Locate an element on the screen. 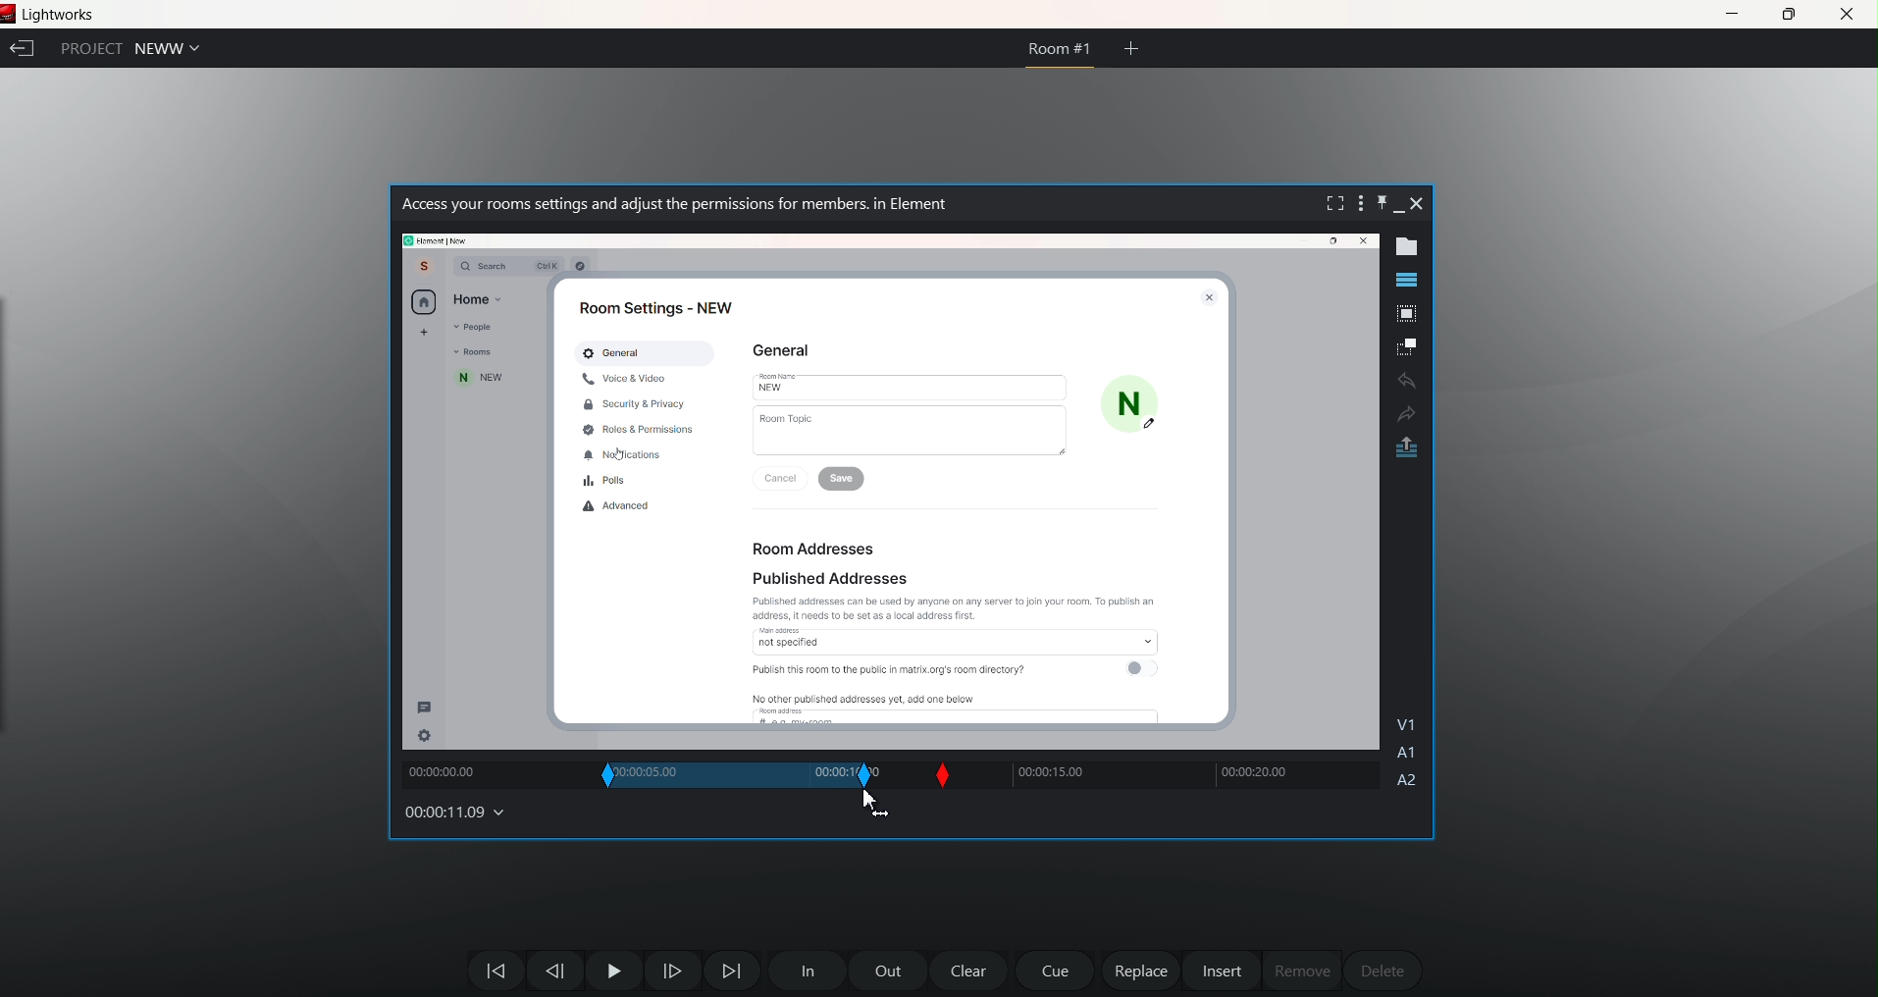 The width and height of the screenshot is (1878, 997). Access your rooms settings and adjust the permissions for members. in Element is located at coordinates (673, 204).